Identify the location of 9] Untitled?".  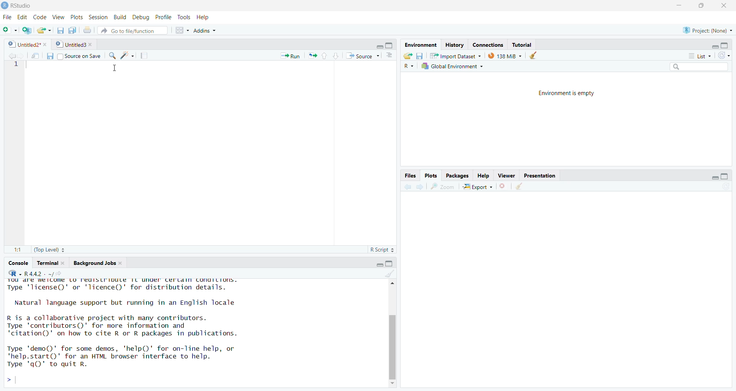
(23, 45).